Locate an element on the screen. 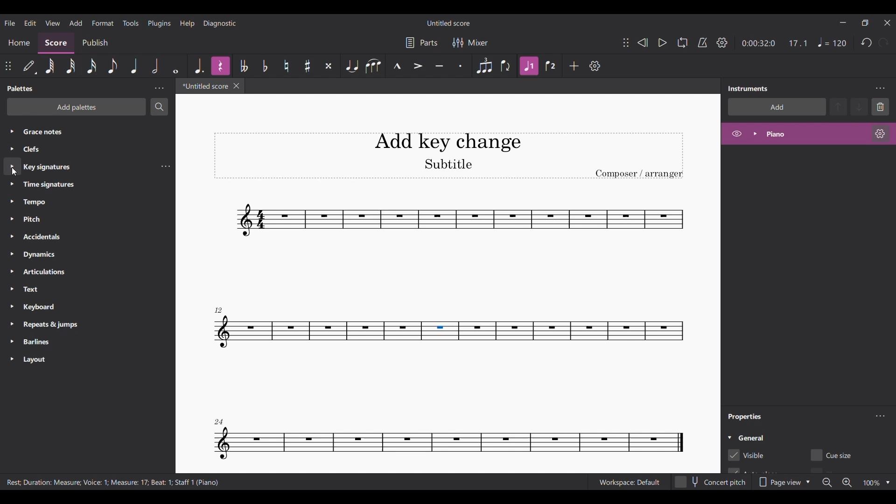 The height and width of the screenshot is (504, 896). Setting of respective instrument is located at coordinates (880, 133).